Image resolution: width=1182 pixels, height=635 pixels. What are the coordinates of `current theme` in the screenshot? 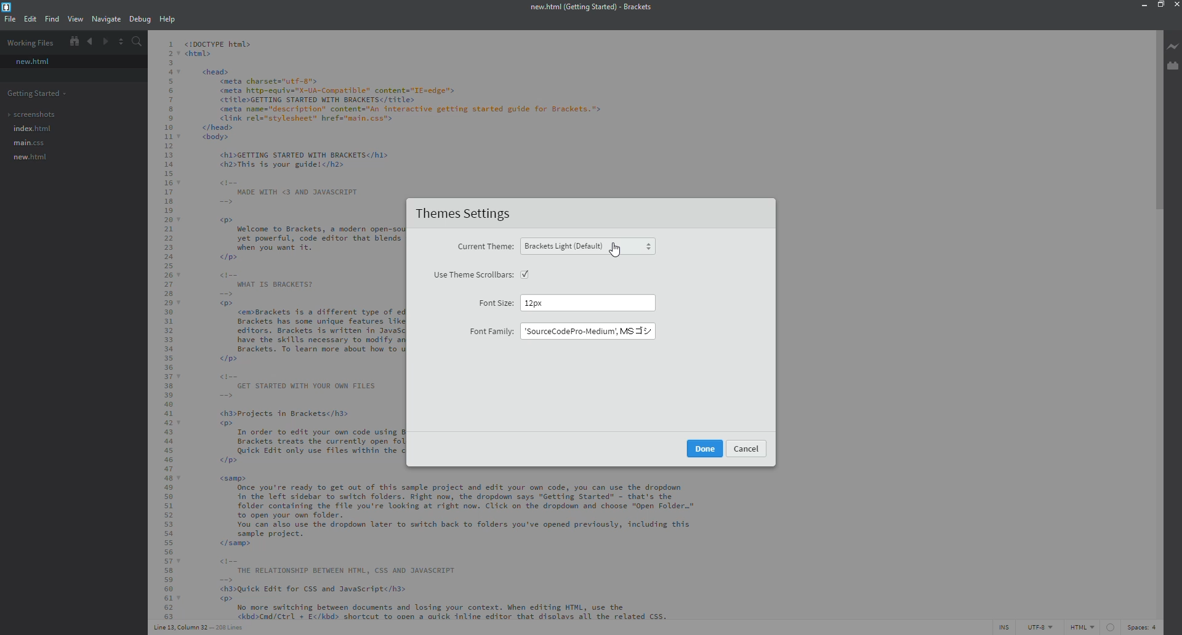 It's located at (484, 247).